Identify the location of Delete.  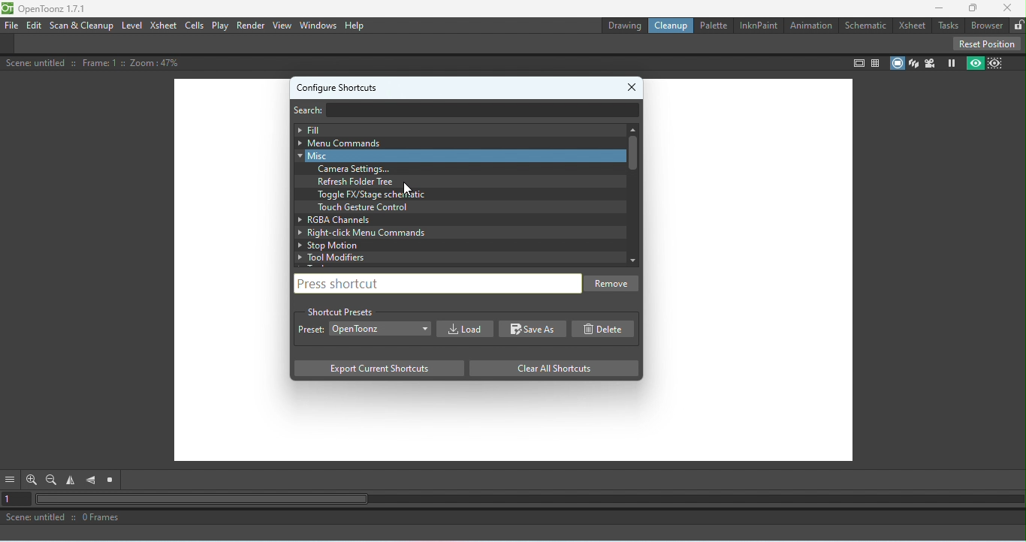
(607, 329).